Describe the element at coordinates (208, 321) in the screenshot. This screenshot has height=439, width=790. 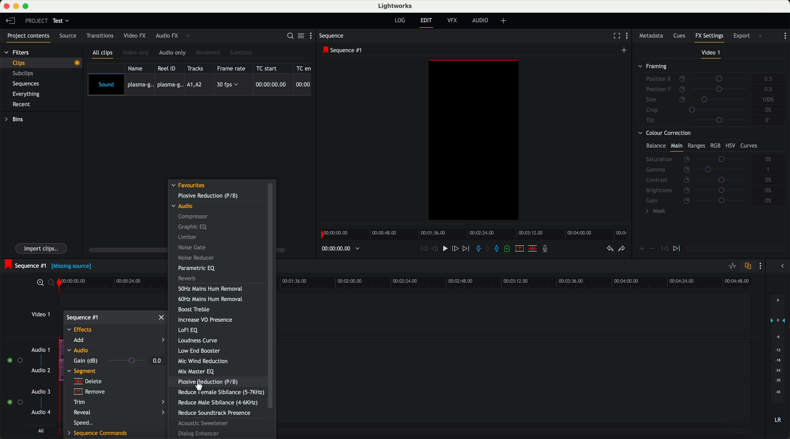
I see `increase VO presence` at that location.